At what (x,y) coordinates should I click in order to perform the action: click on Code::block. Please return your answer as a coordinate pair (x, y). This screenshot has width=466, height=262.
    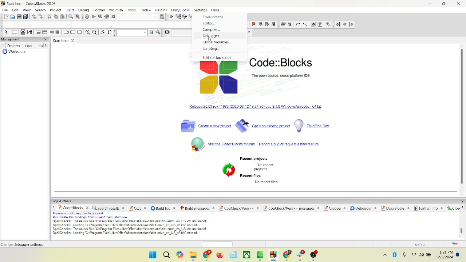
    Looking at the image, I should click on (280, 69).